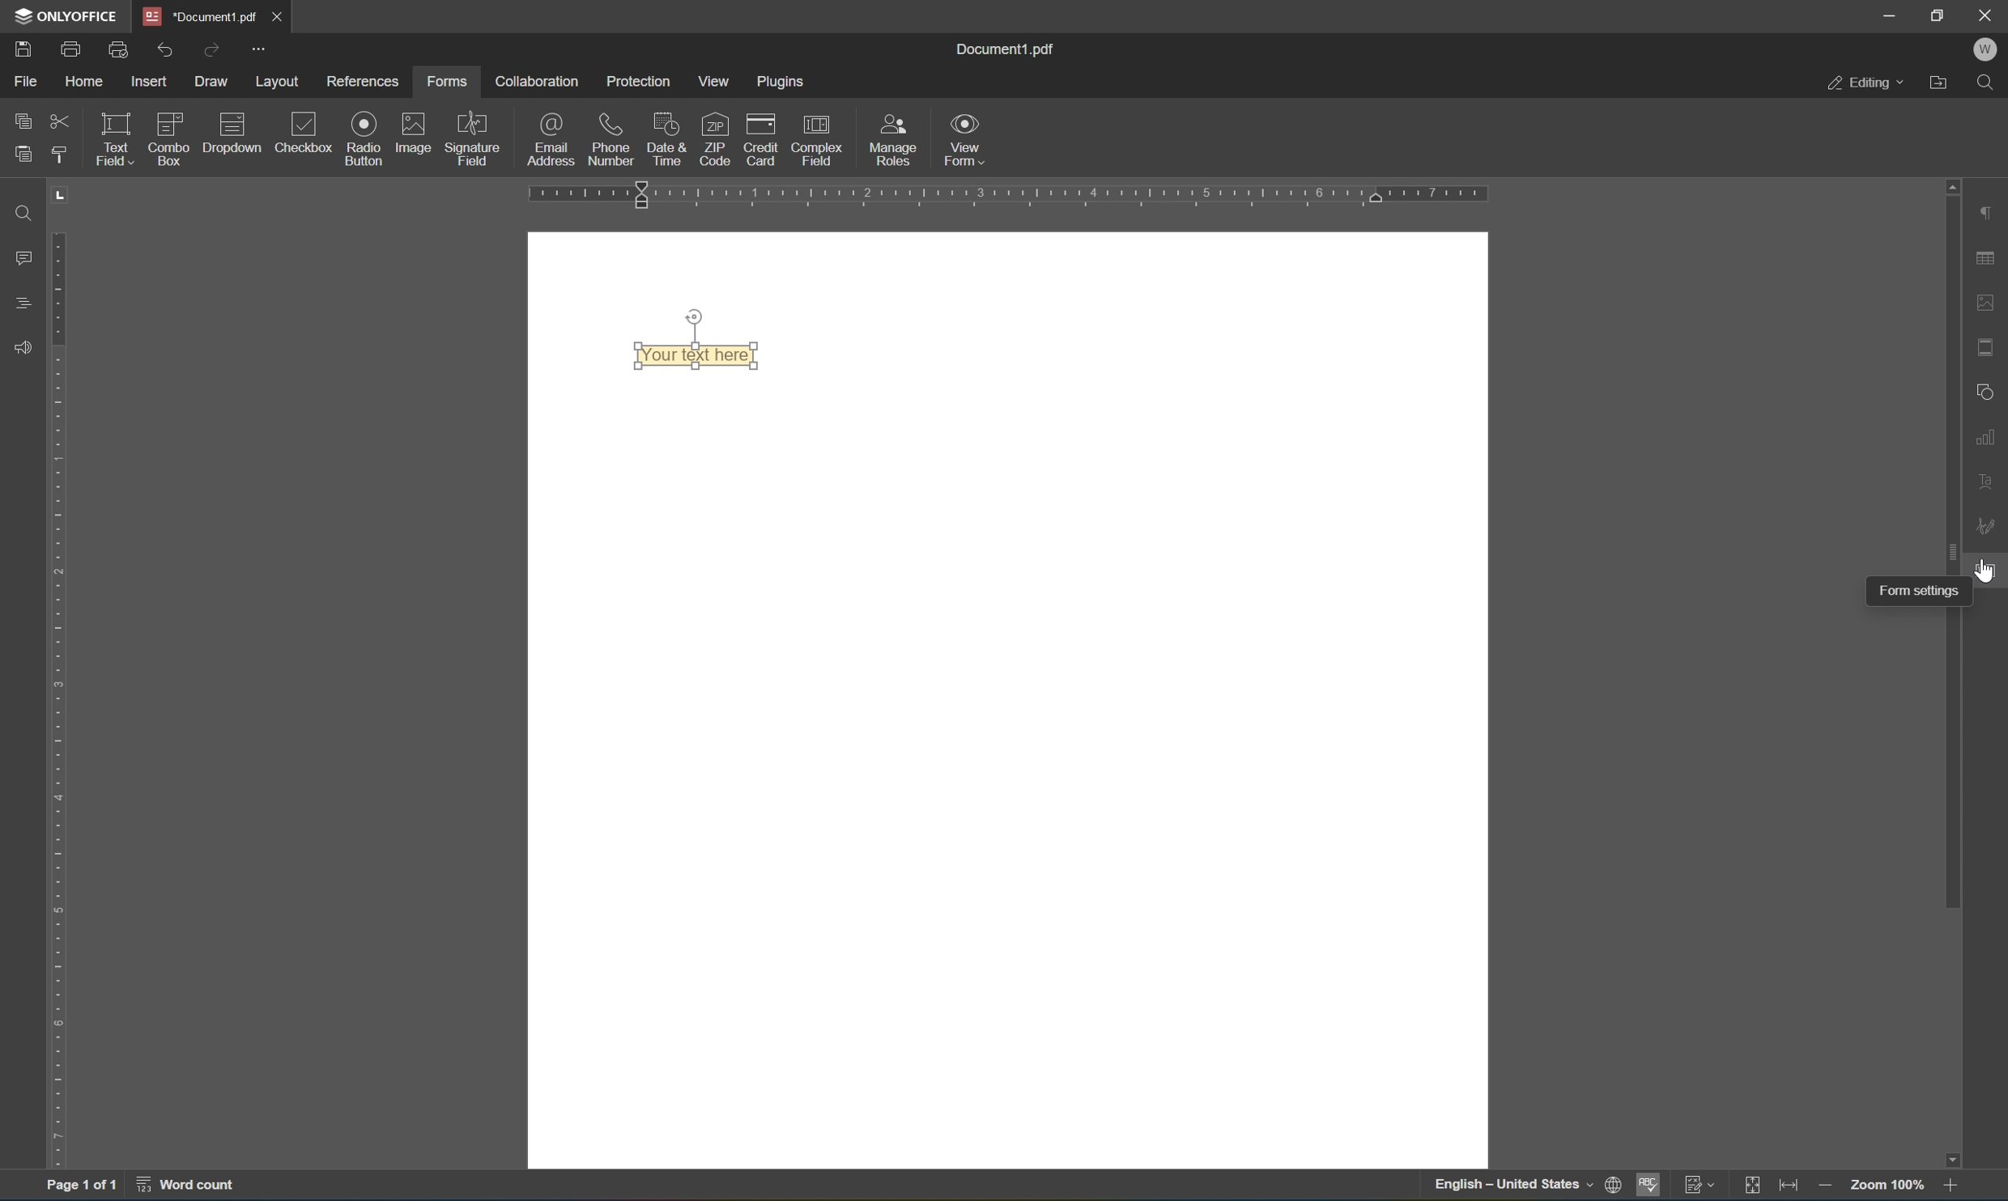 The height and width of the screenshot is (1201, 2008). What do you see at coordinates (164, 52) in the screenshot?
I see `undo` at bounding box center [164, 52].